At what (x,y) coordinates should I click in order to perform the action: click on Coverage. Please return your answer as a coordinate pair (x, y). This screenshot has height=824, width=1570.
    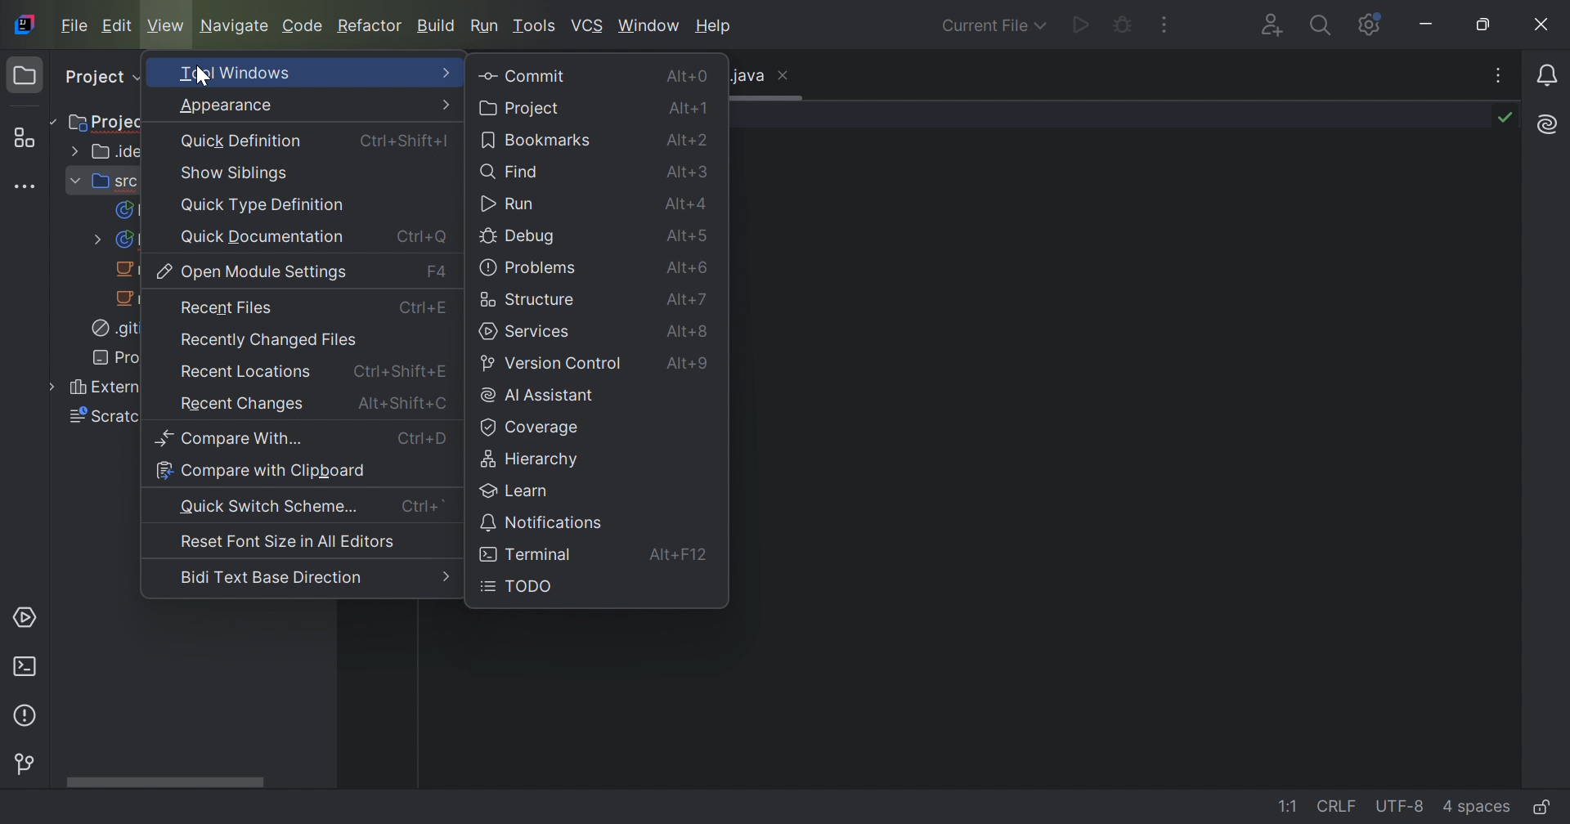
    Looking at the image, I should click on (532, 428).